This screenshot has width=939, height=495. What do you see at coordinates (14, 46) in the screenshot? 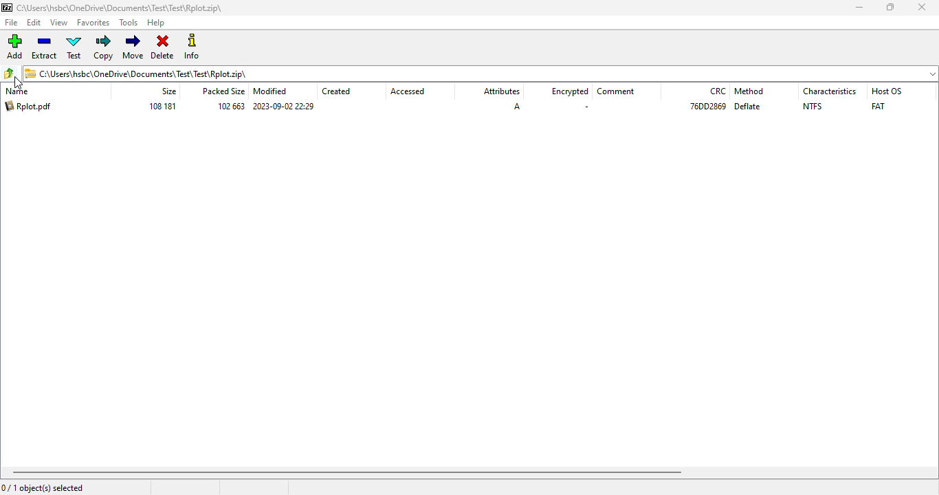
I see `add` at bounding box center [14, 46].